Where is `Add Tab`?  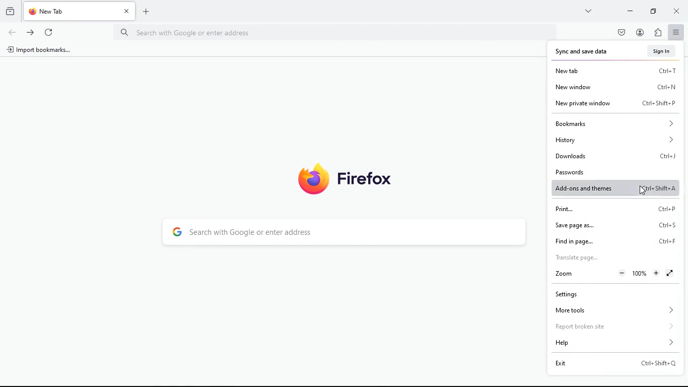 Add Tab is located at coordinates (146, 12).